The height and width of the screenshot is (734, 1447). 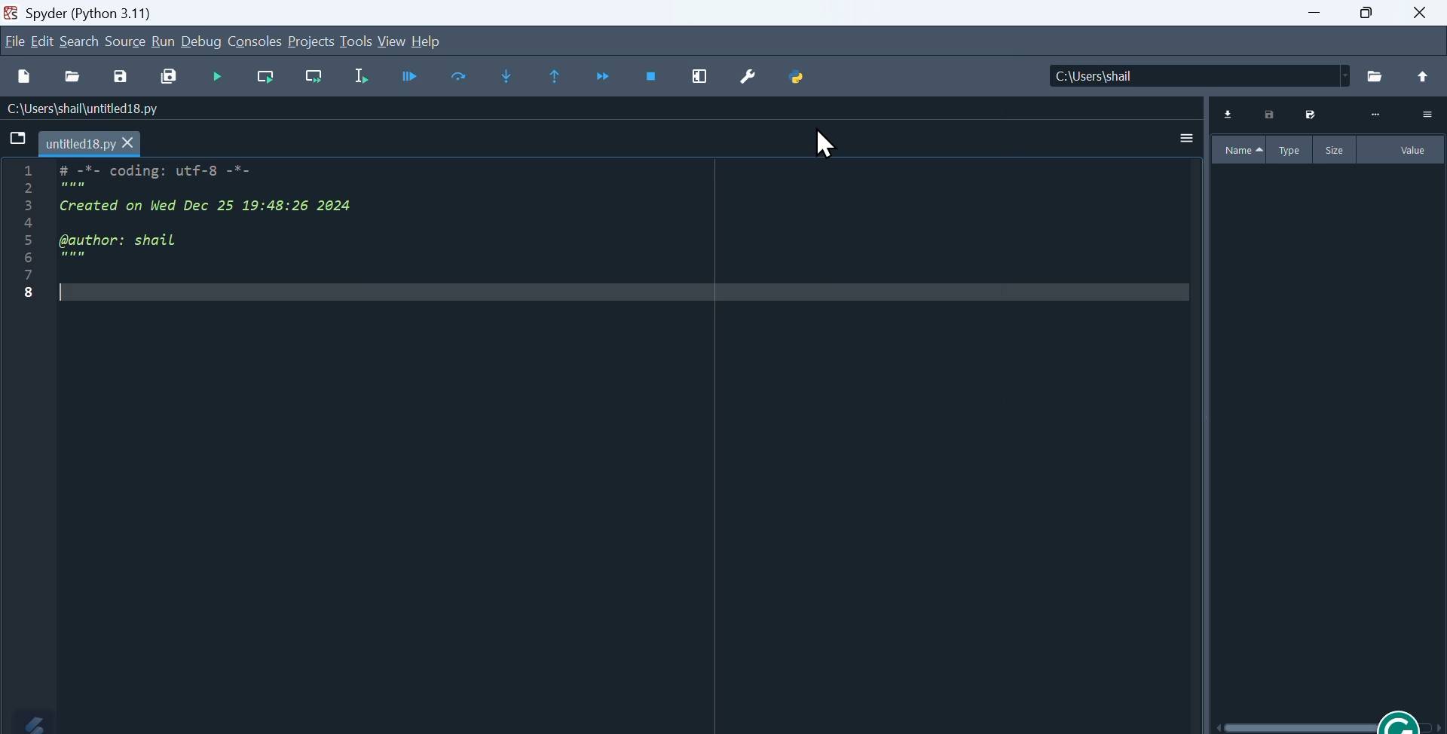 I want to click on Debug, so click(x=203, y=40).